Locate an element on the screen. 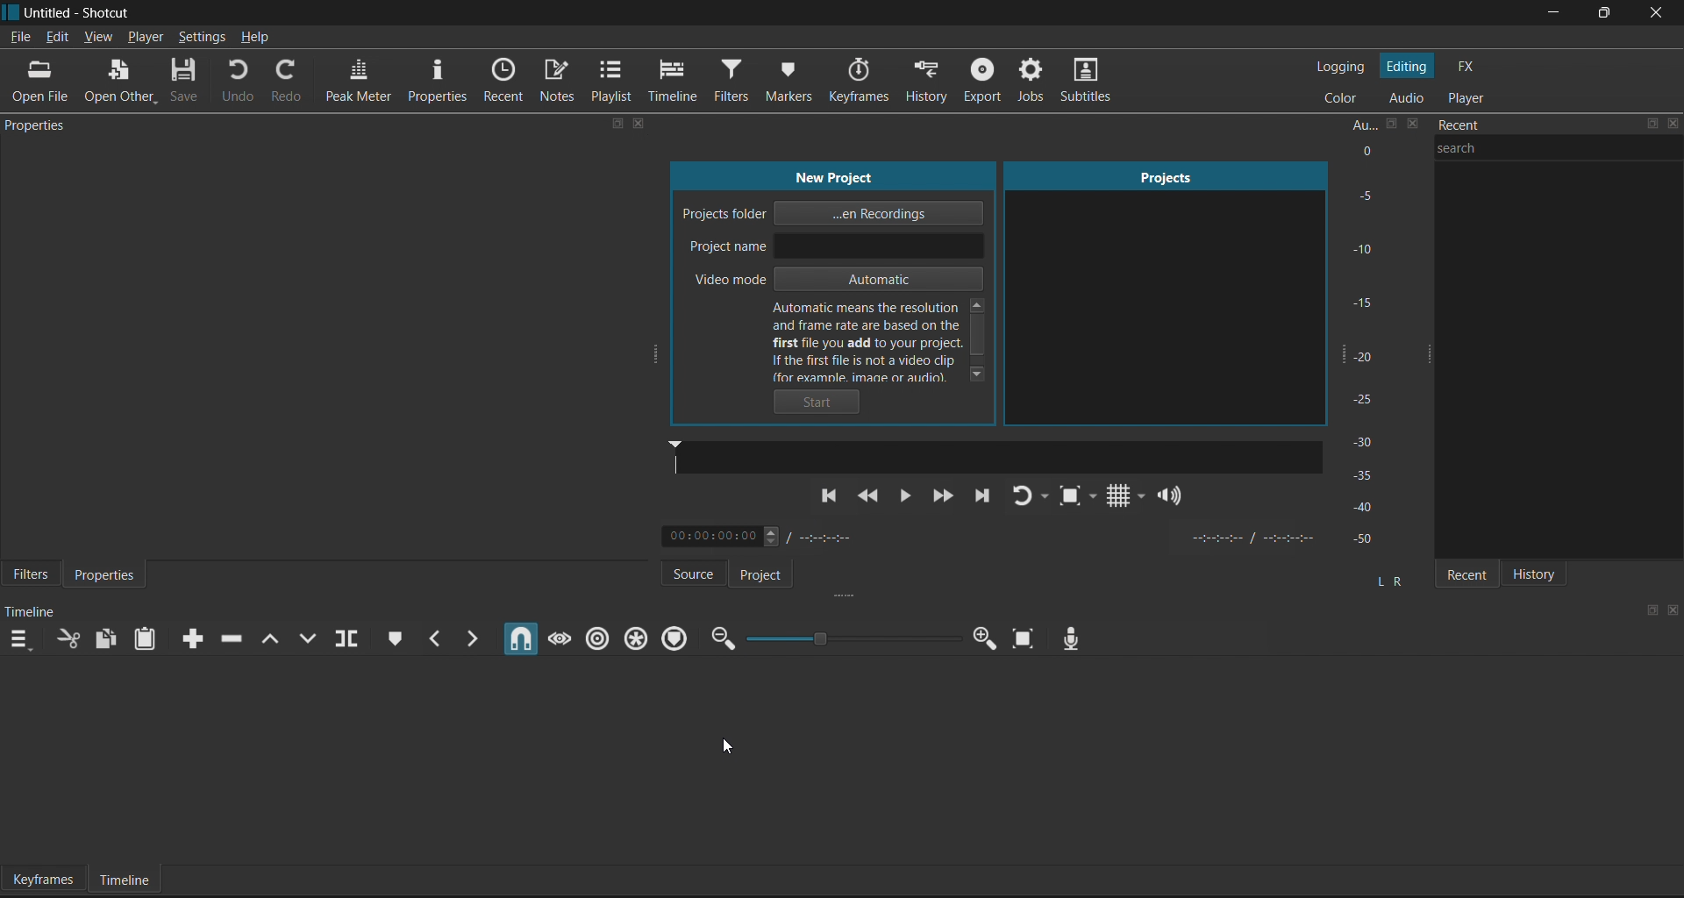  Next marker is located at coordinates (473, 637).